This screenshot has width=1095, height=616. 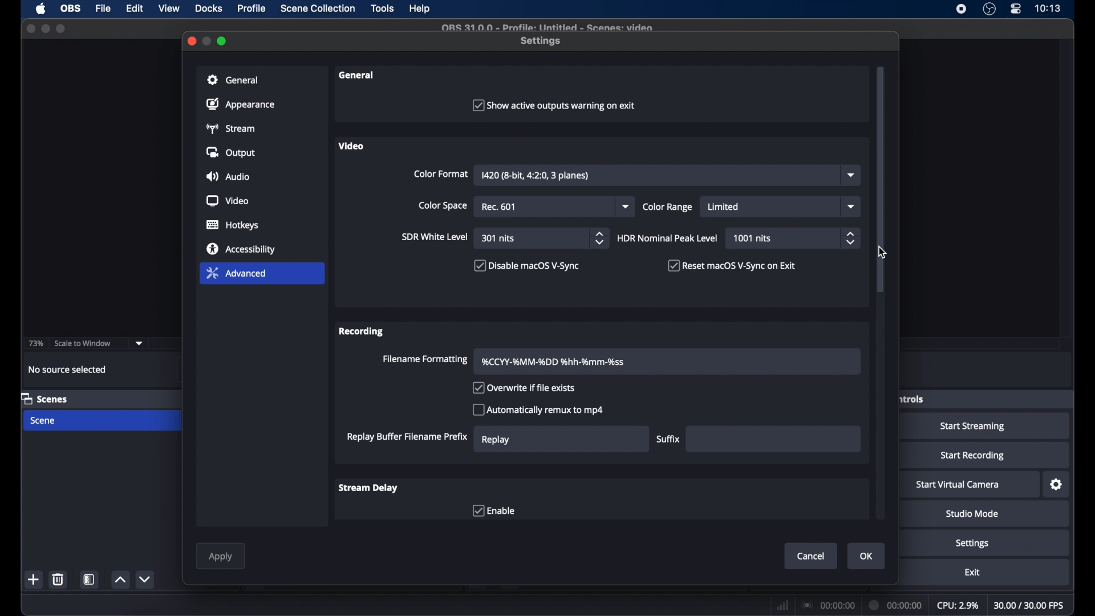 I want to click on dropdown, so click(x=851, y=206).